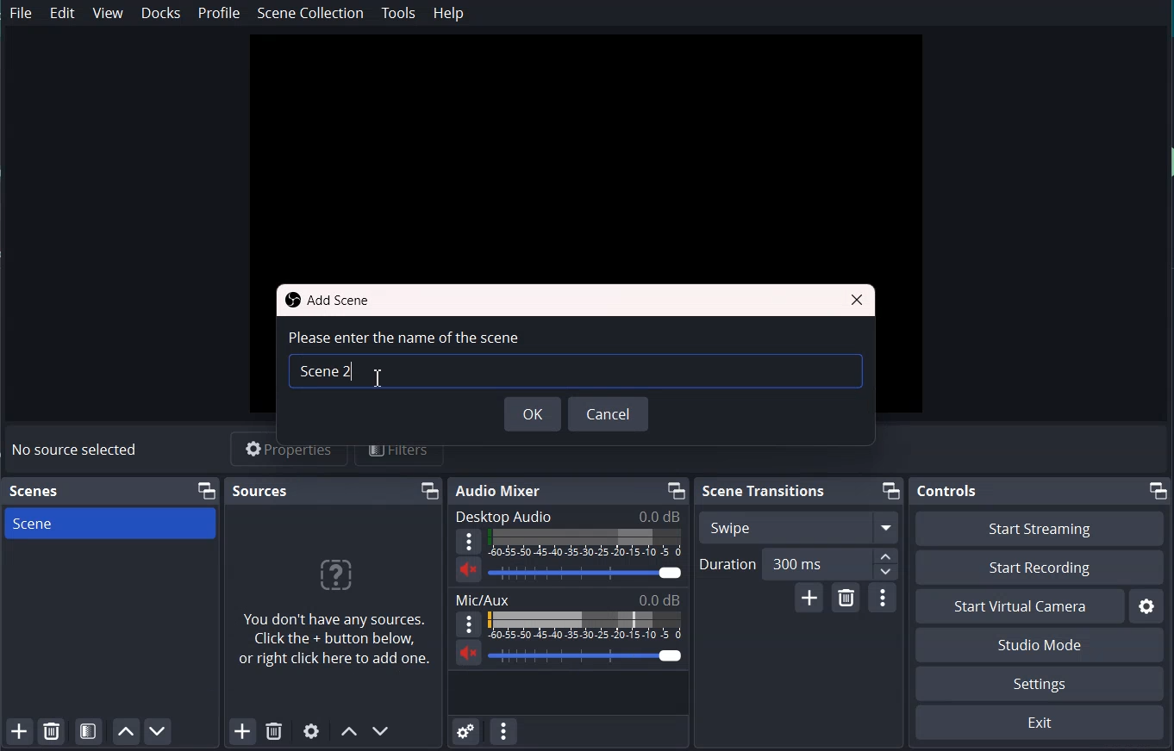 The height and width of the screenshot is (751, 1174). Describe the element at coordinates (578, 374) in the screenshot. I see `Typing window` at that location.